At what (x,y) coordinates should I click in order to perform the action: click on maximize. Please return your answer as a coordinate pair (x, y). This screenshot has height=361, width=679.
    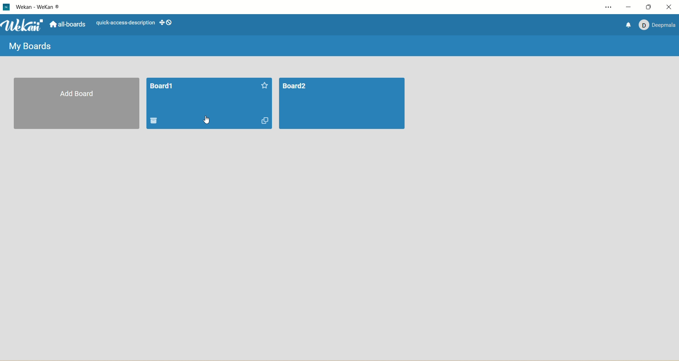
    Looking at the image, I should click on (650, 7).